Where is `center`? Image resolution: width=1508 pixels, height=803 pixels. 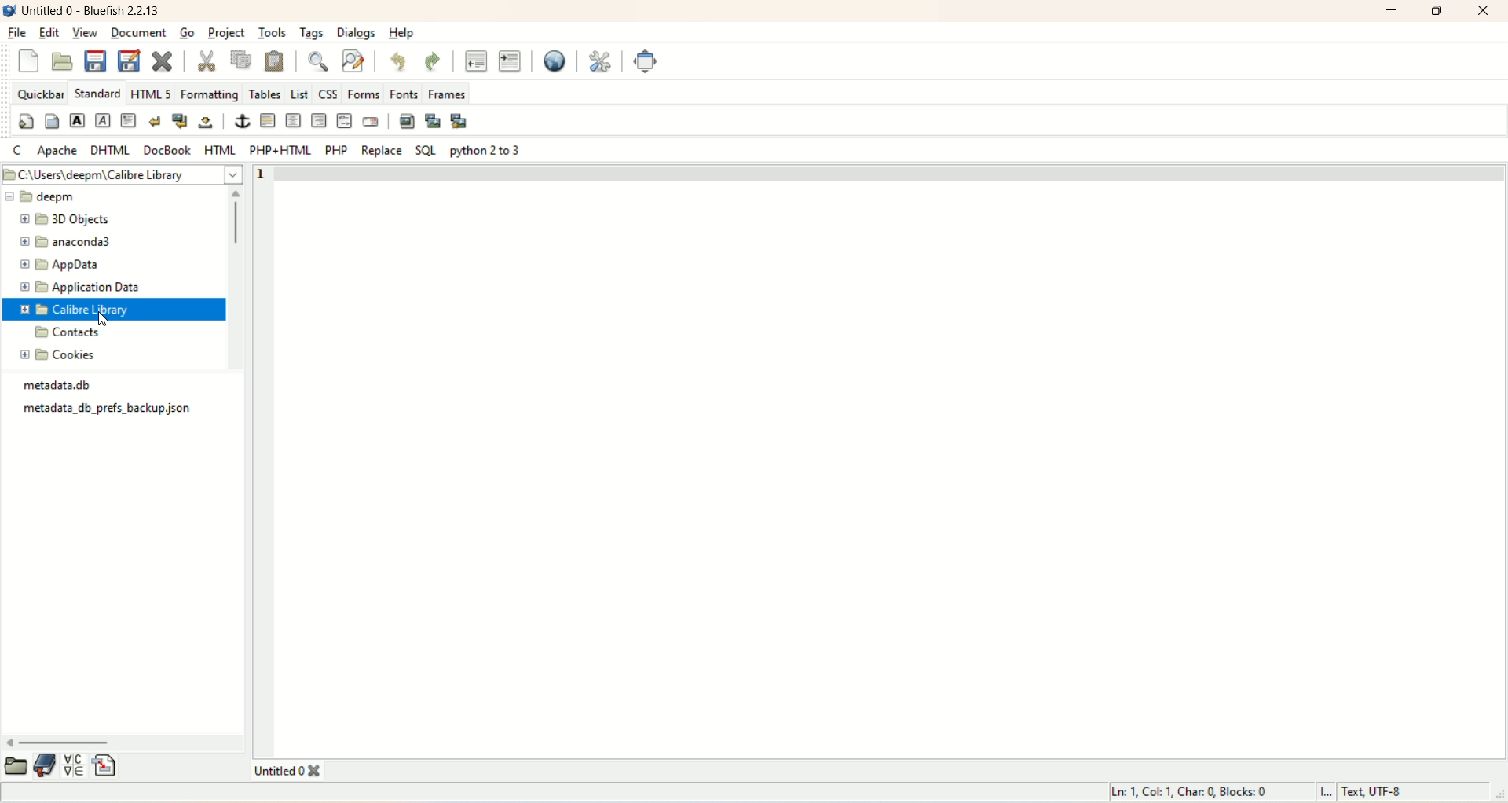
center is located at coordinates (294, 120).